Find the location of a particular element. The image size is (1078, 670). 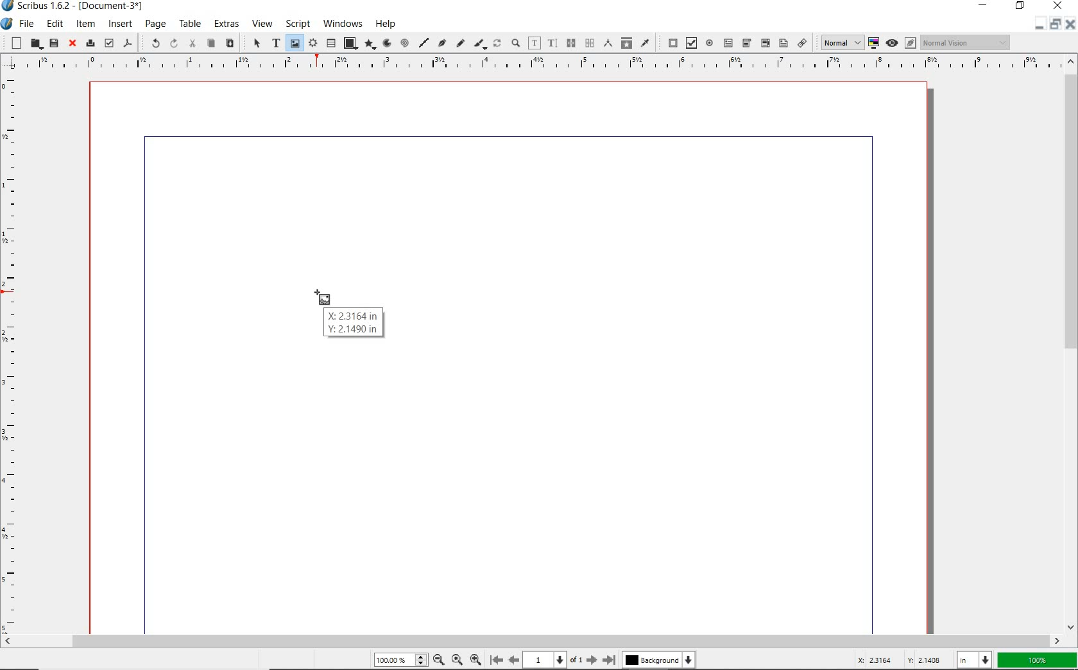

spiral is located at coordinates (404, 44).